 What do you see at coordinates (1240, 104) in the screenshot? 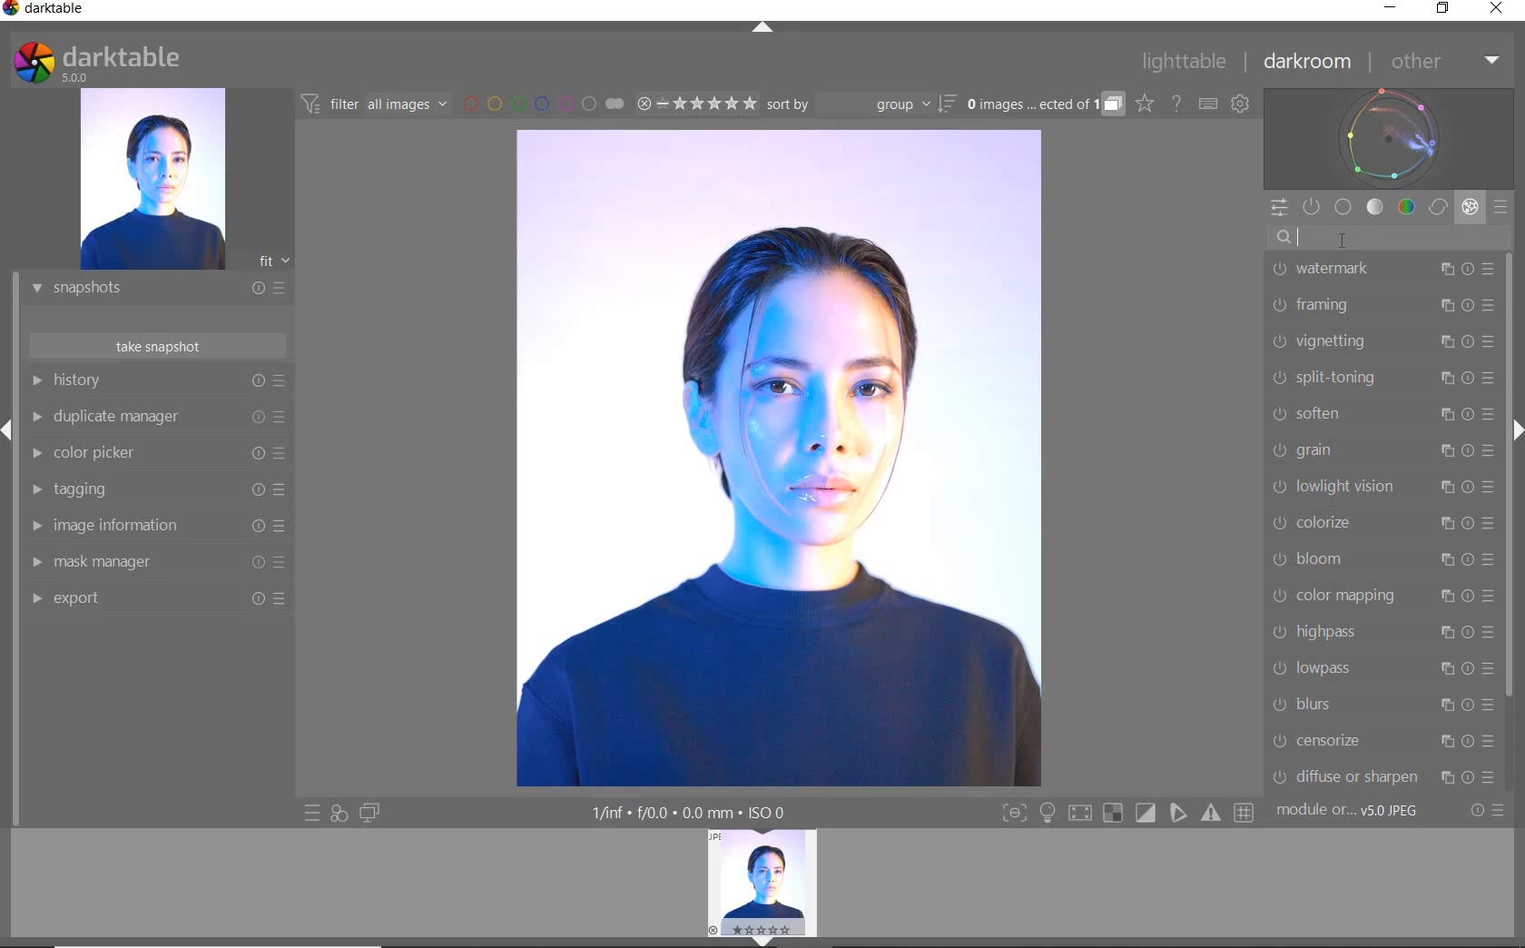
I see `SHOW GLOBAL PREFERENCES` at bounding box center [1240, 104].